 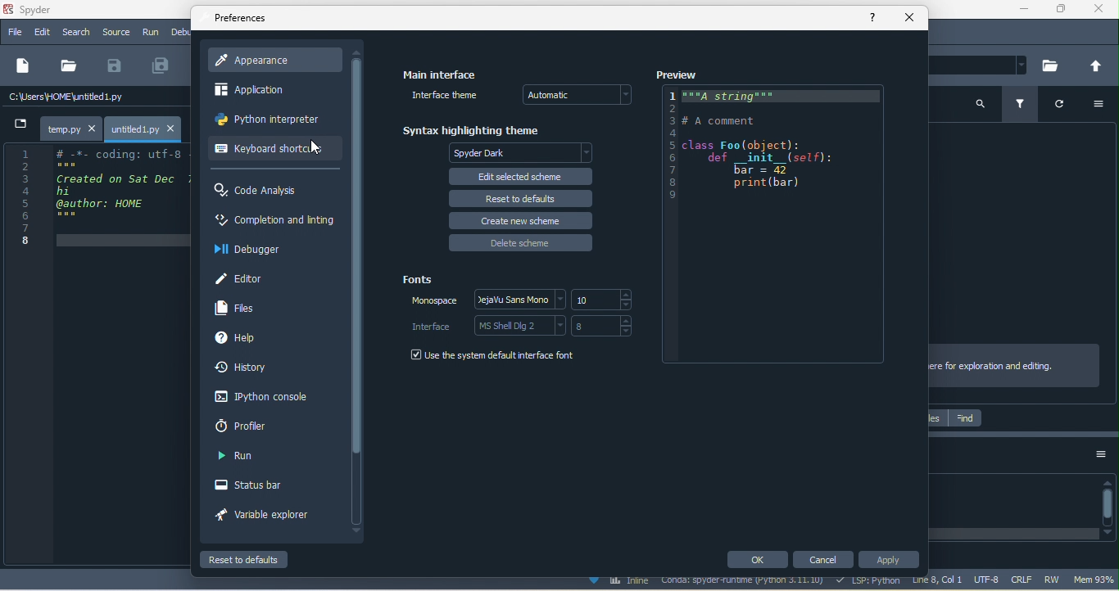 I want to click on code analysis, so click(x=265, y=192).